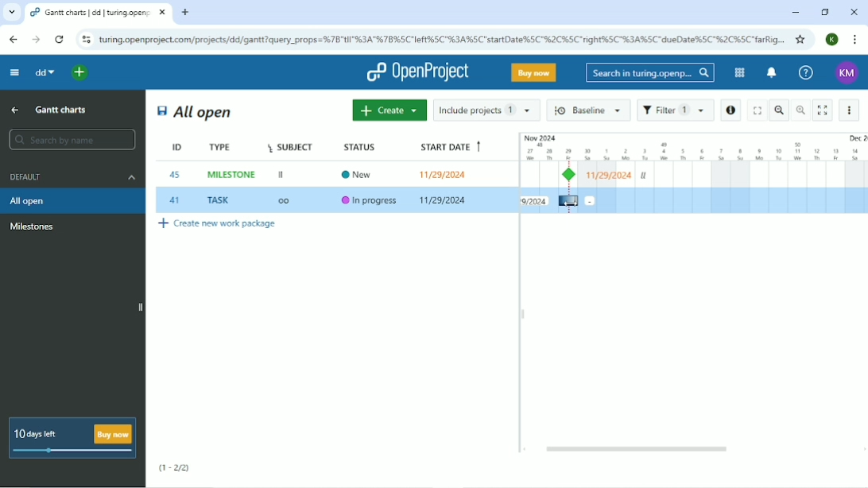 Image resolution: width=868 pixels, height=488 pixels. I want to click on Back, so click(14, 39).